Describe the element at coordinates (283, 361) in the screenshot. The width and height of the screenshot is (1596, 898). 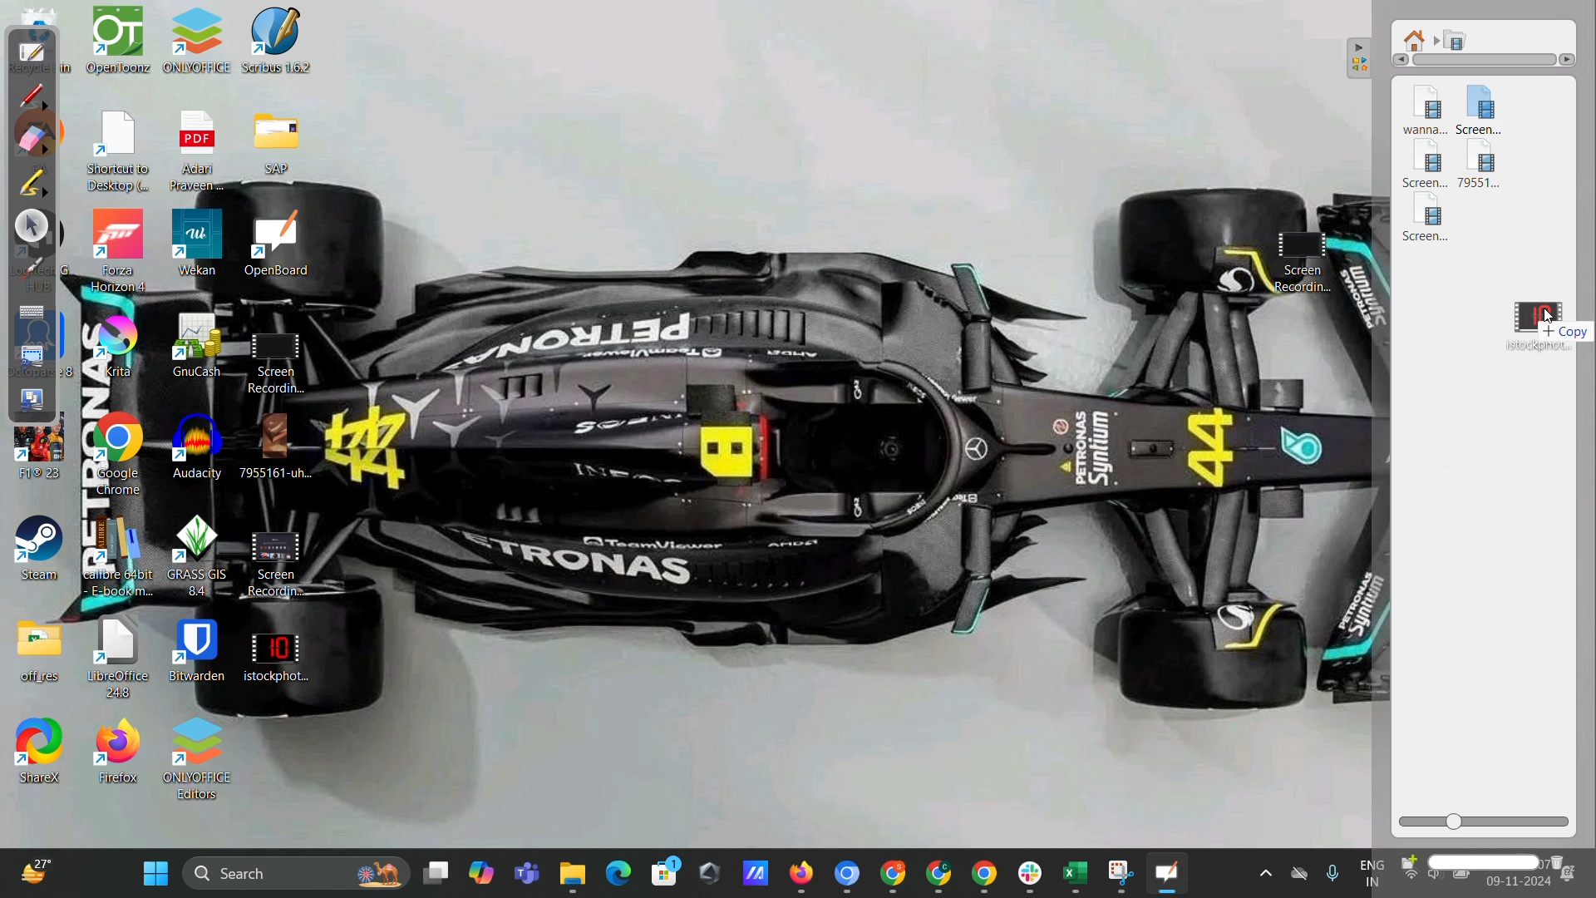
I see `Screen Recording` at that location.